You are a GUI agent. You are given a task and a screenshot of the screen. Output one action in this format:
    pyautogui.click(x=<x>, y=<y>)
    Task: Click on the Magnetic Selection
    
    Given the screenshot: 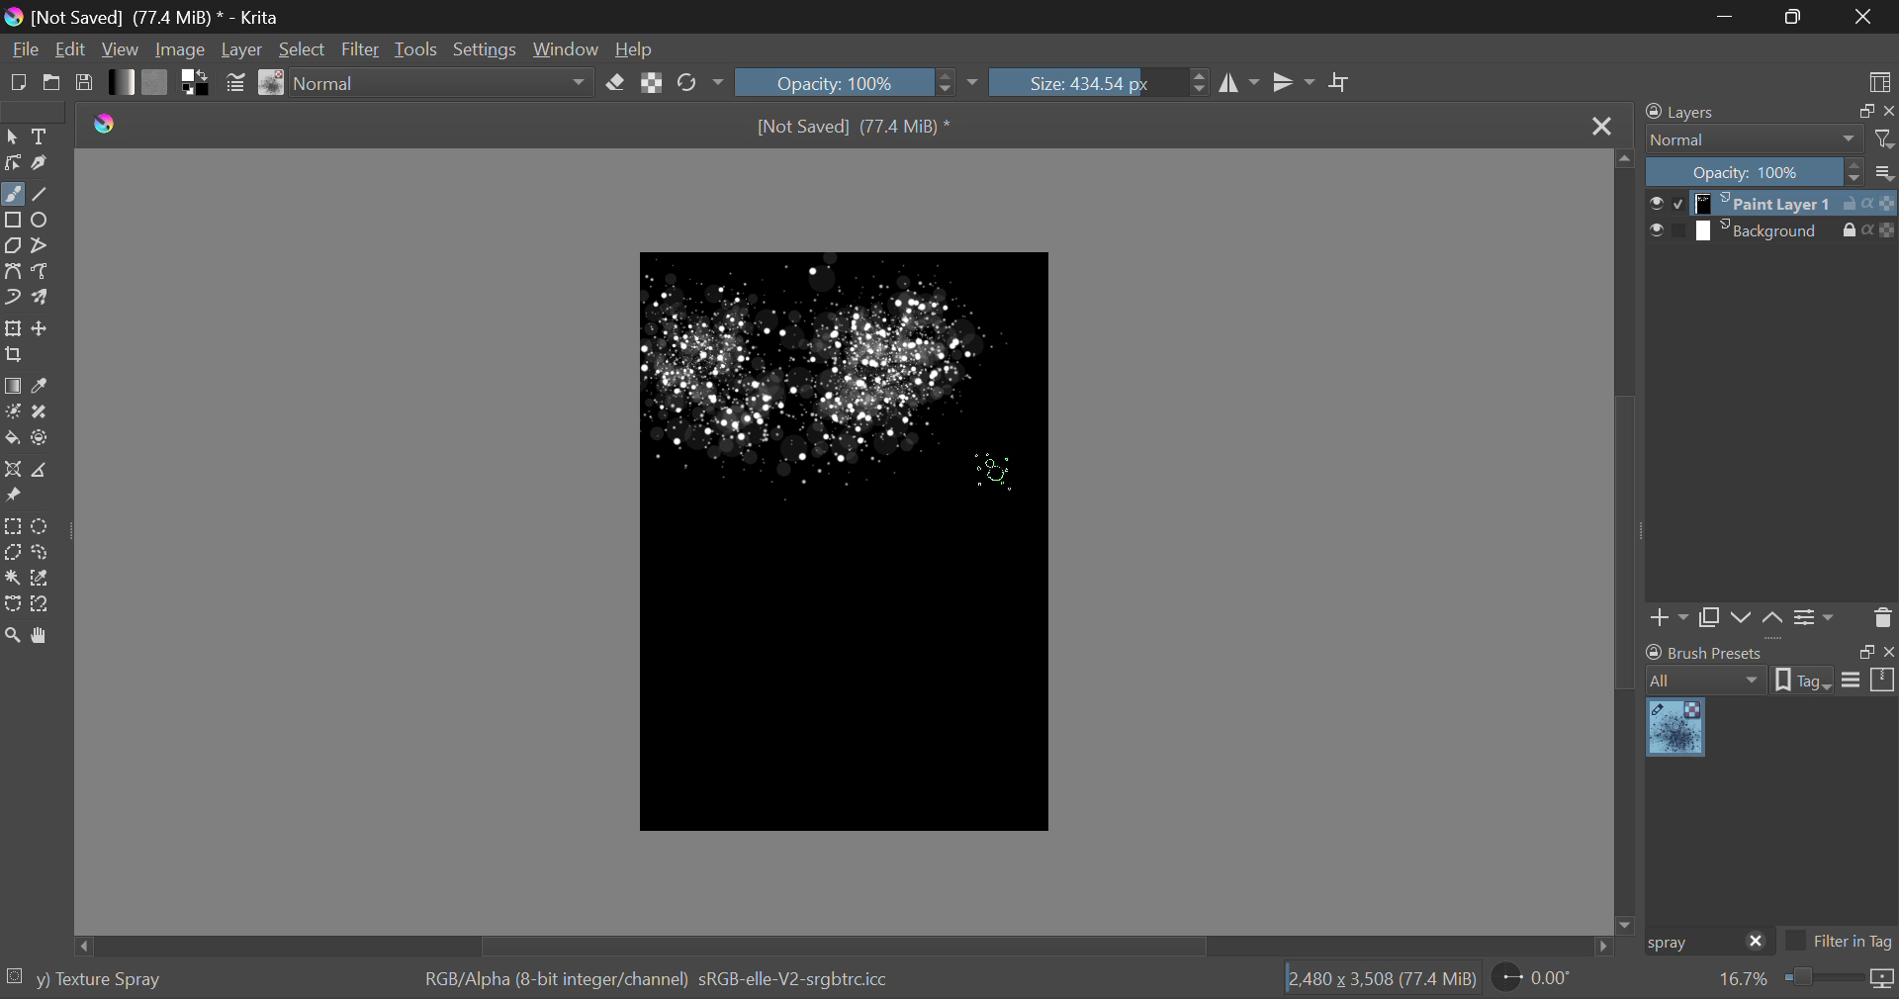 What is the action you would take?
    pyautogui.click(x=46, y=605)
    